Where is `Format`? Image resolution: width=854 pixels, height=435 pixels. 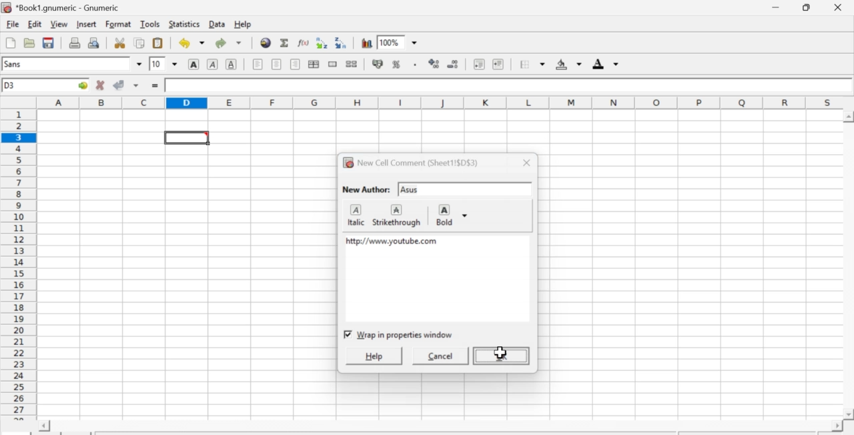
Format is located at coordinates (119, 24).